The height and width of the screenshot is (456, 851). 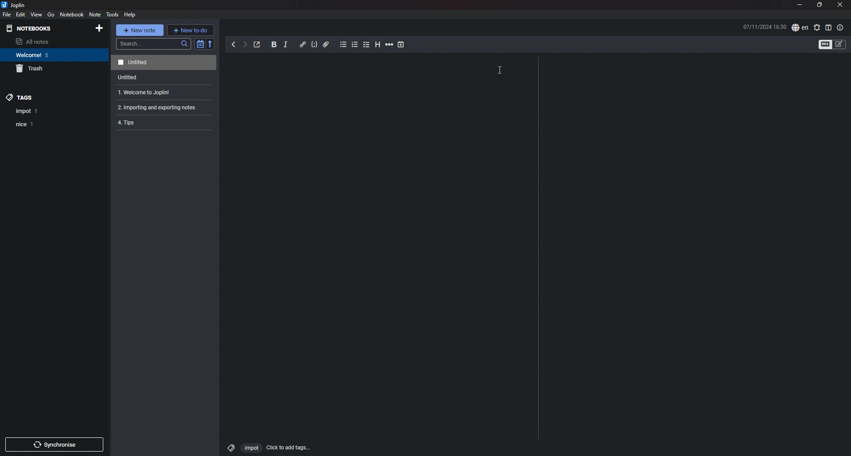 What do you see at coordinates (389, 45) in the screenshot?
I see `horizontal rule` at bounding box center [389, 45].